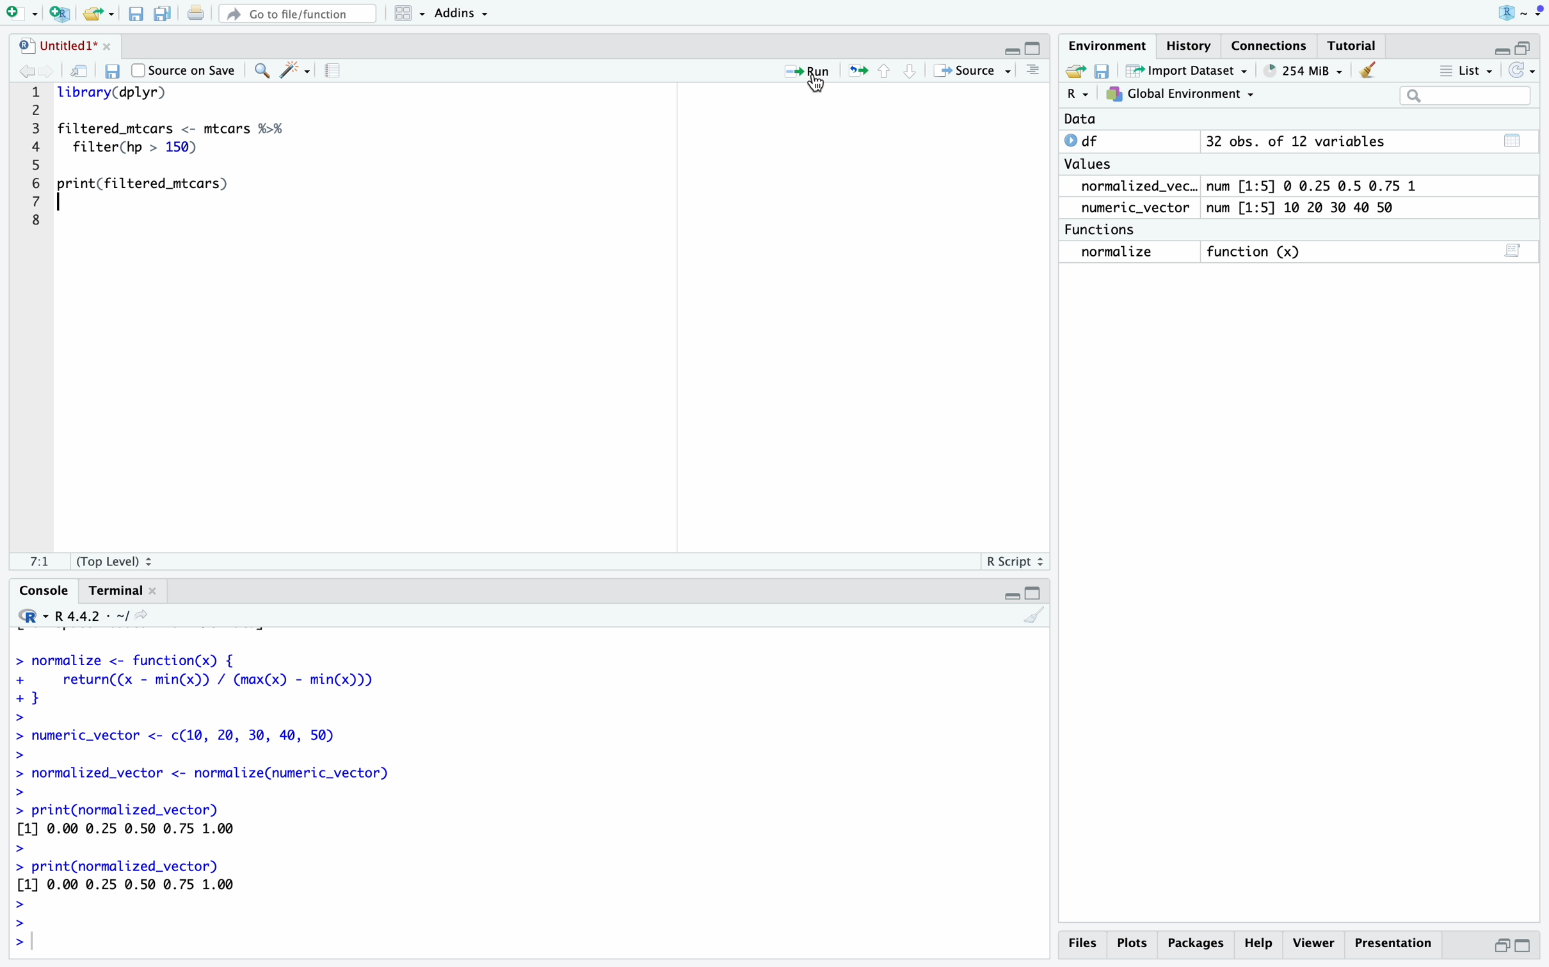 Image resolution: width=1549 pixels, height=967 pixels. Describe the element at coordinates (815, 88) in the screenshot. I see `cursor` at that location.